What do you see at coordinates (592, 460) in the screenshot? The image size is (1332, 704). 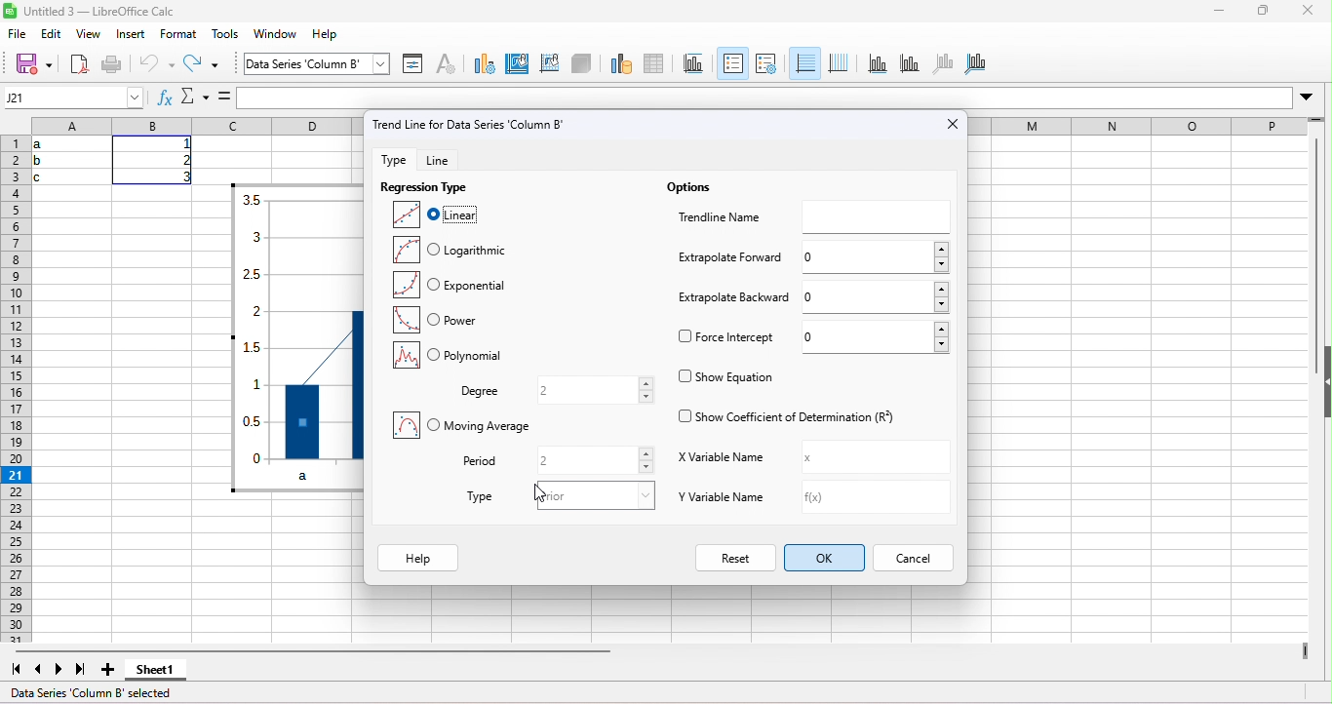 I see `2` at bounding box center [592, 460].